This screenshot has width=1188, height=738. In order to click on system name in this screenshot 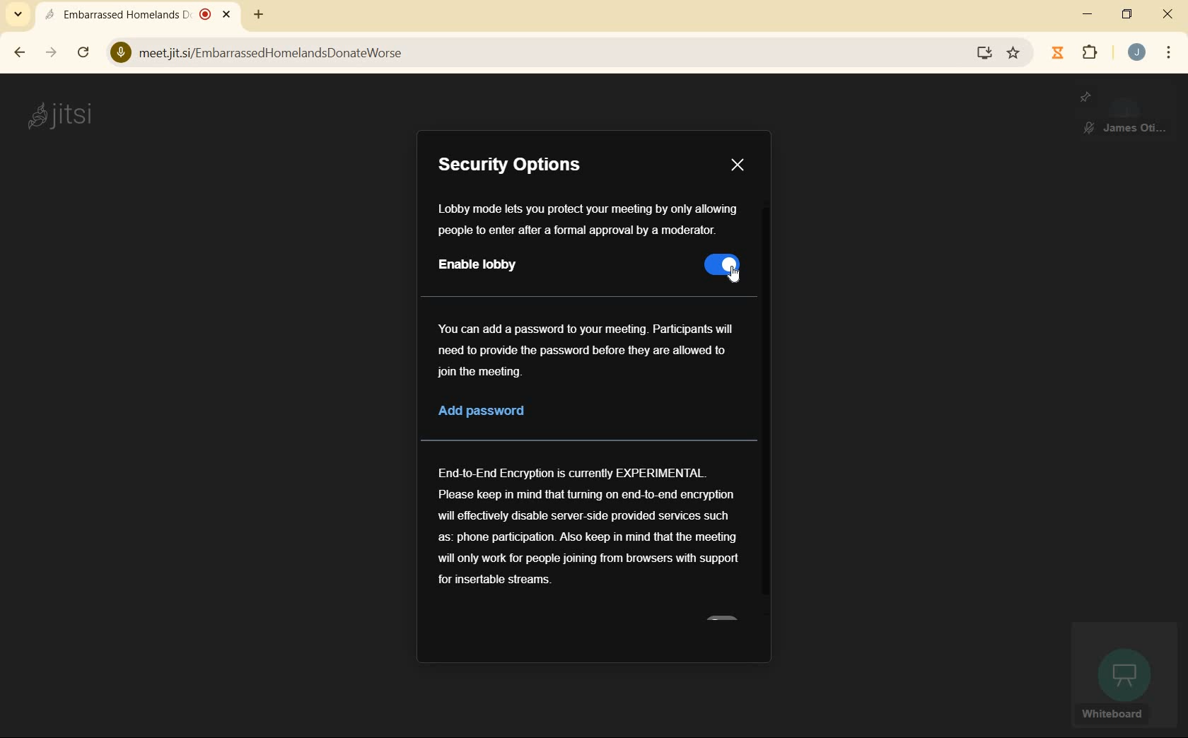, I will do `click(59, 115)`.